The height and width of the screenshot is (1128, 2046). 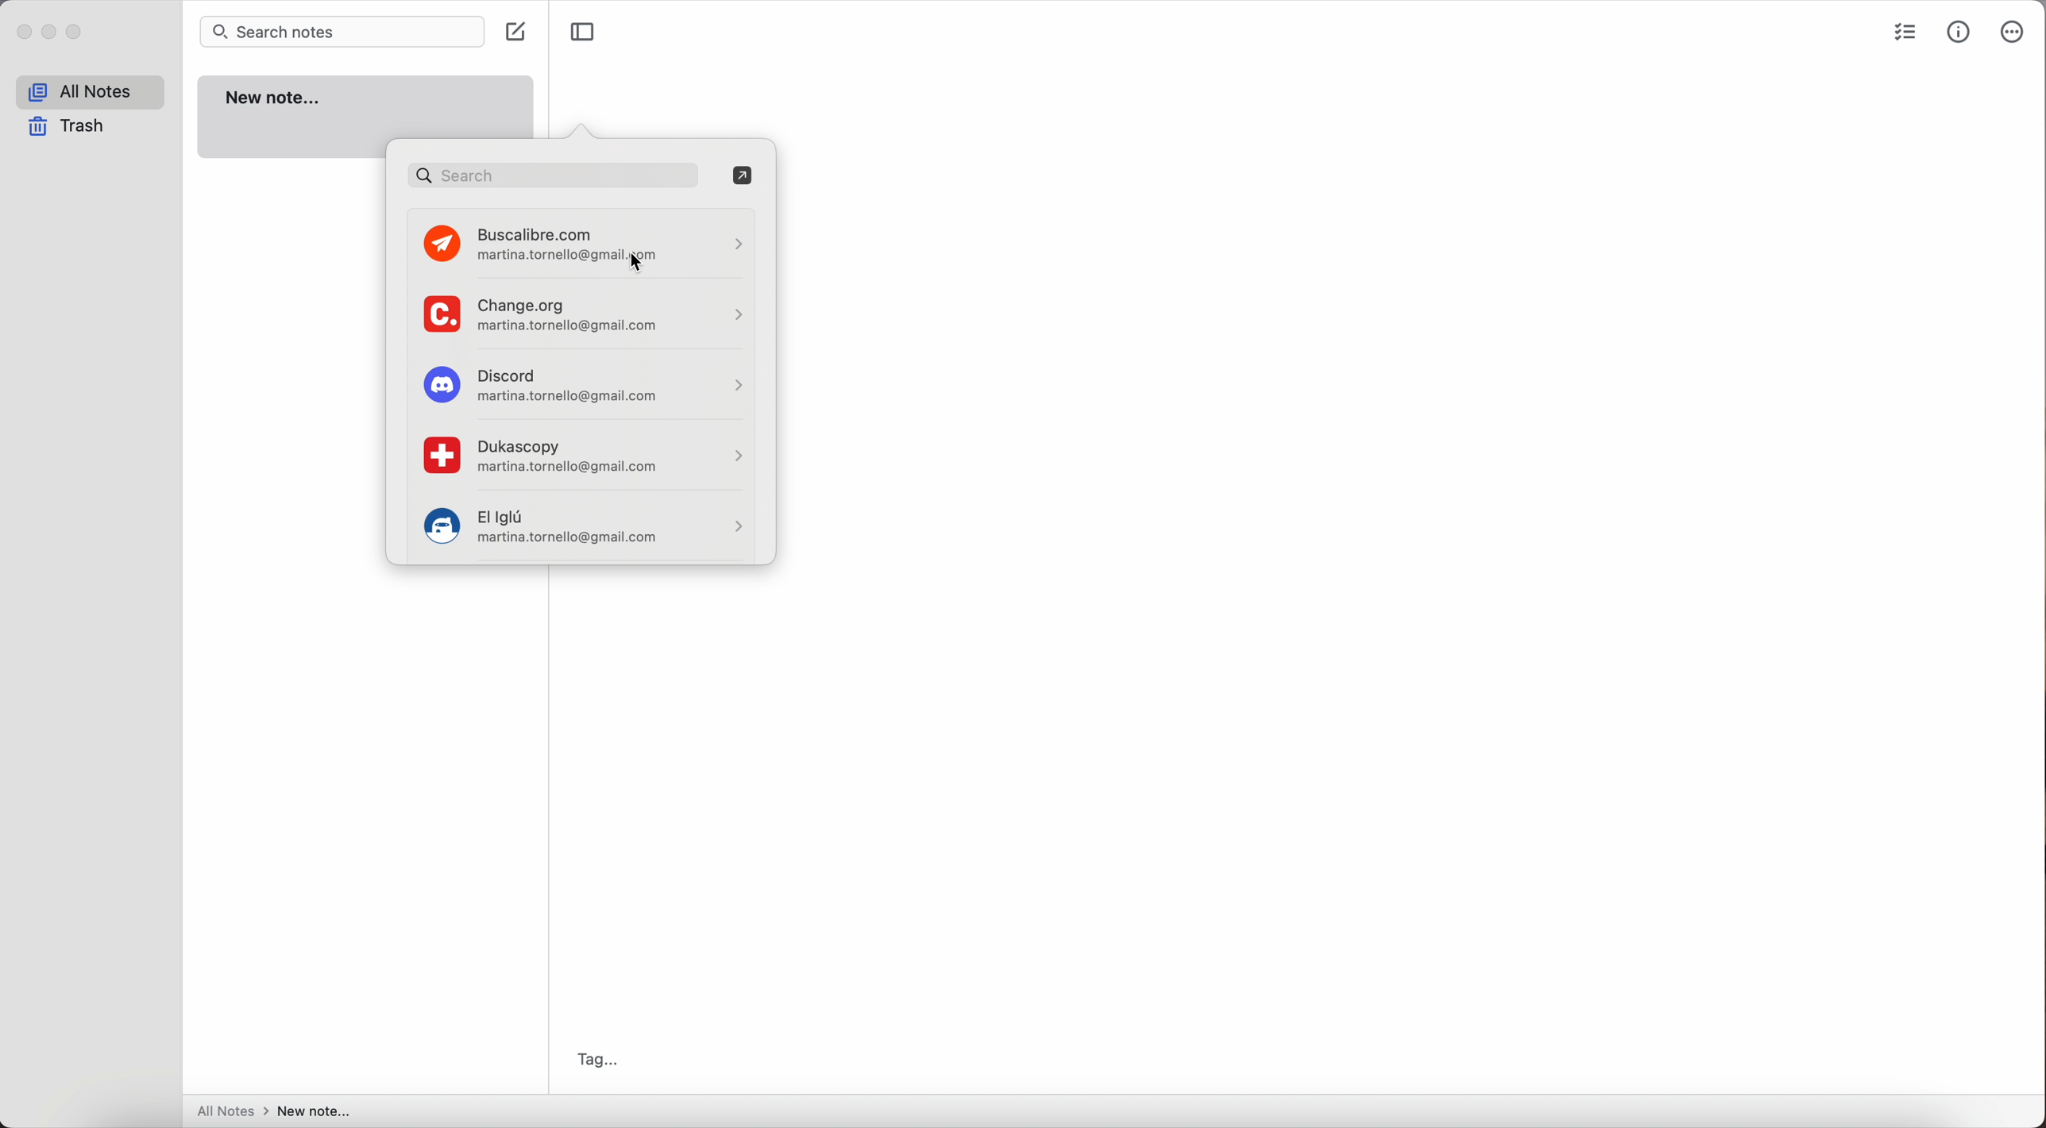 I want to click on trash, so click(x=67, y=128).